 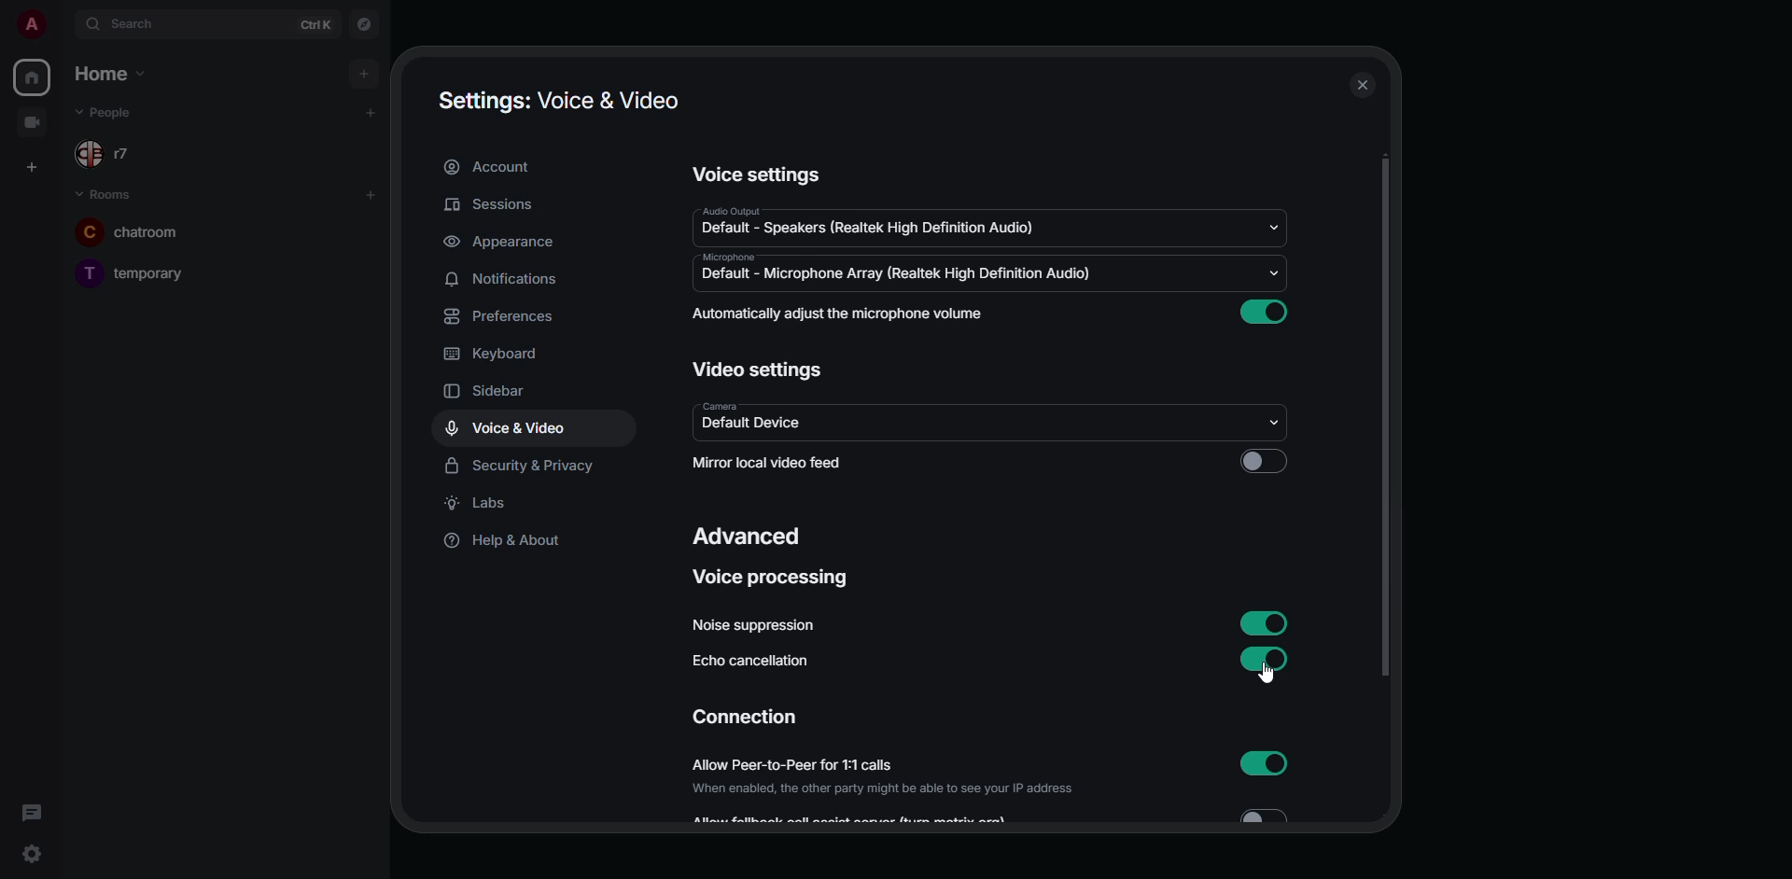 What do you see at coordinates (317, 24) in the screenshot?
I see `ctrl K` at bounding box center [317, 24].